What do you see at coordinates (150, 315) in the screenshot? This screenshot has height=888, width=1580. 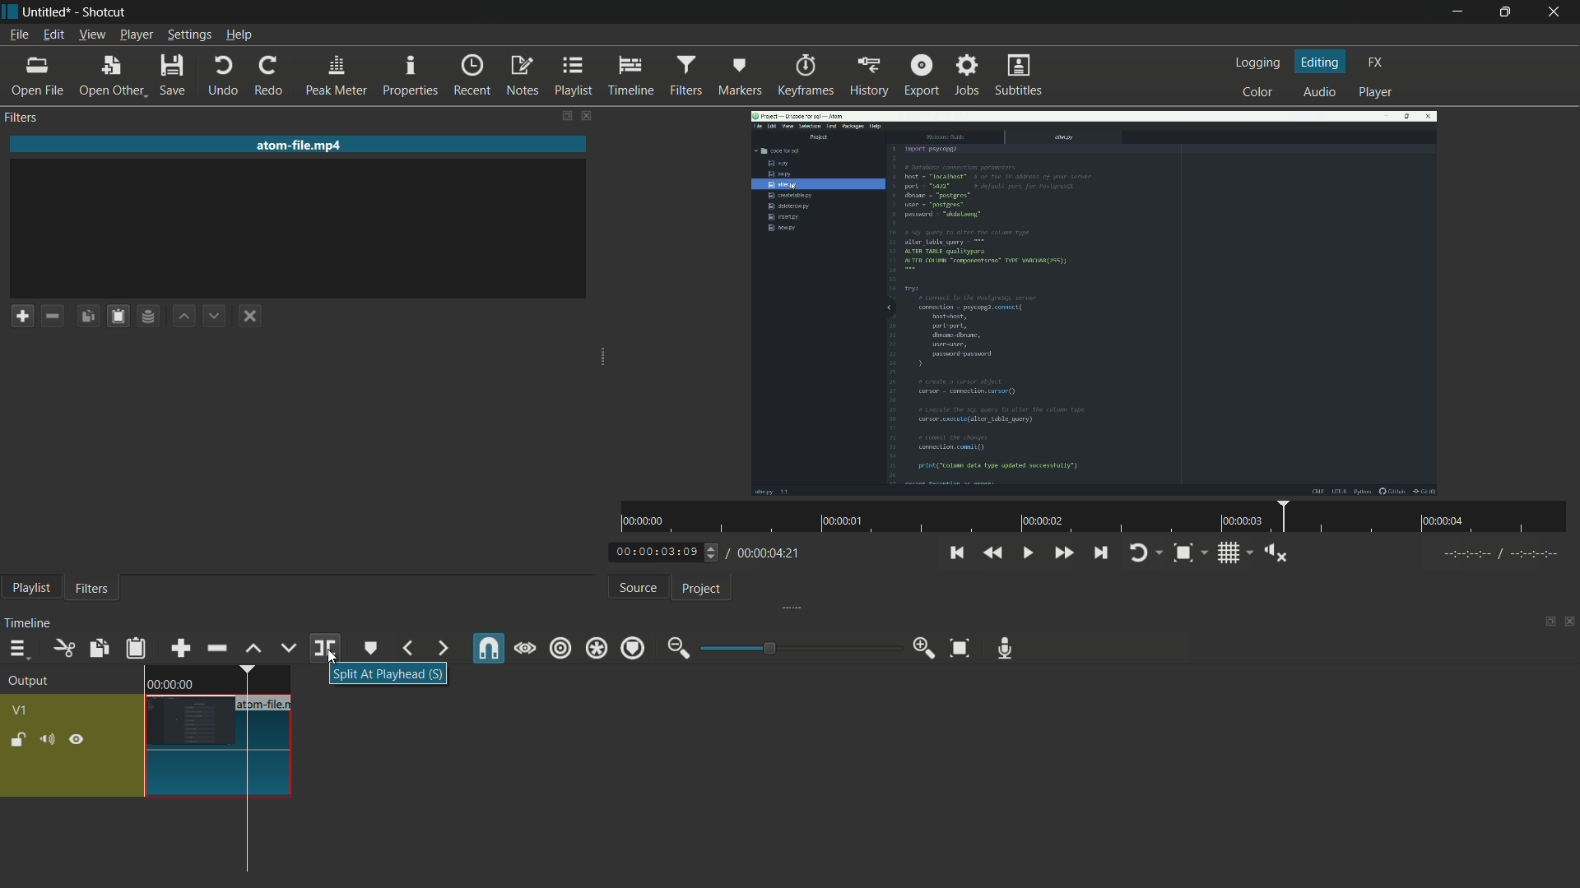 I see `save filter set` at bounding box center [150, 315].